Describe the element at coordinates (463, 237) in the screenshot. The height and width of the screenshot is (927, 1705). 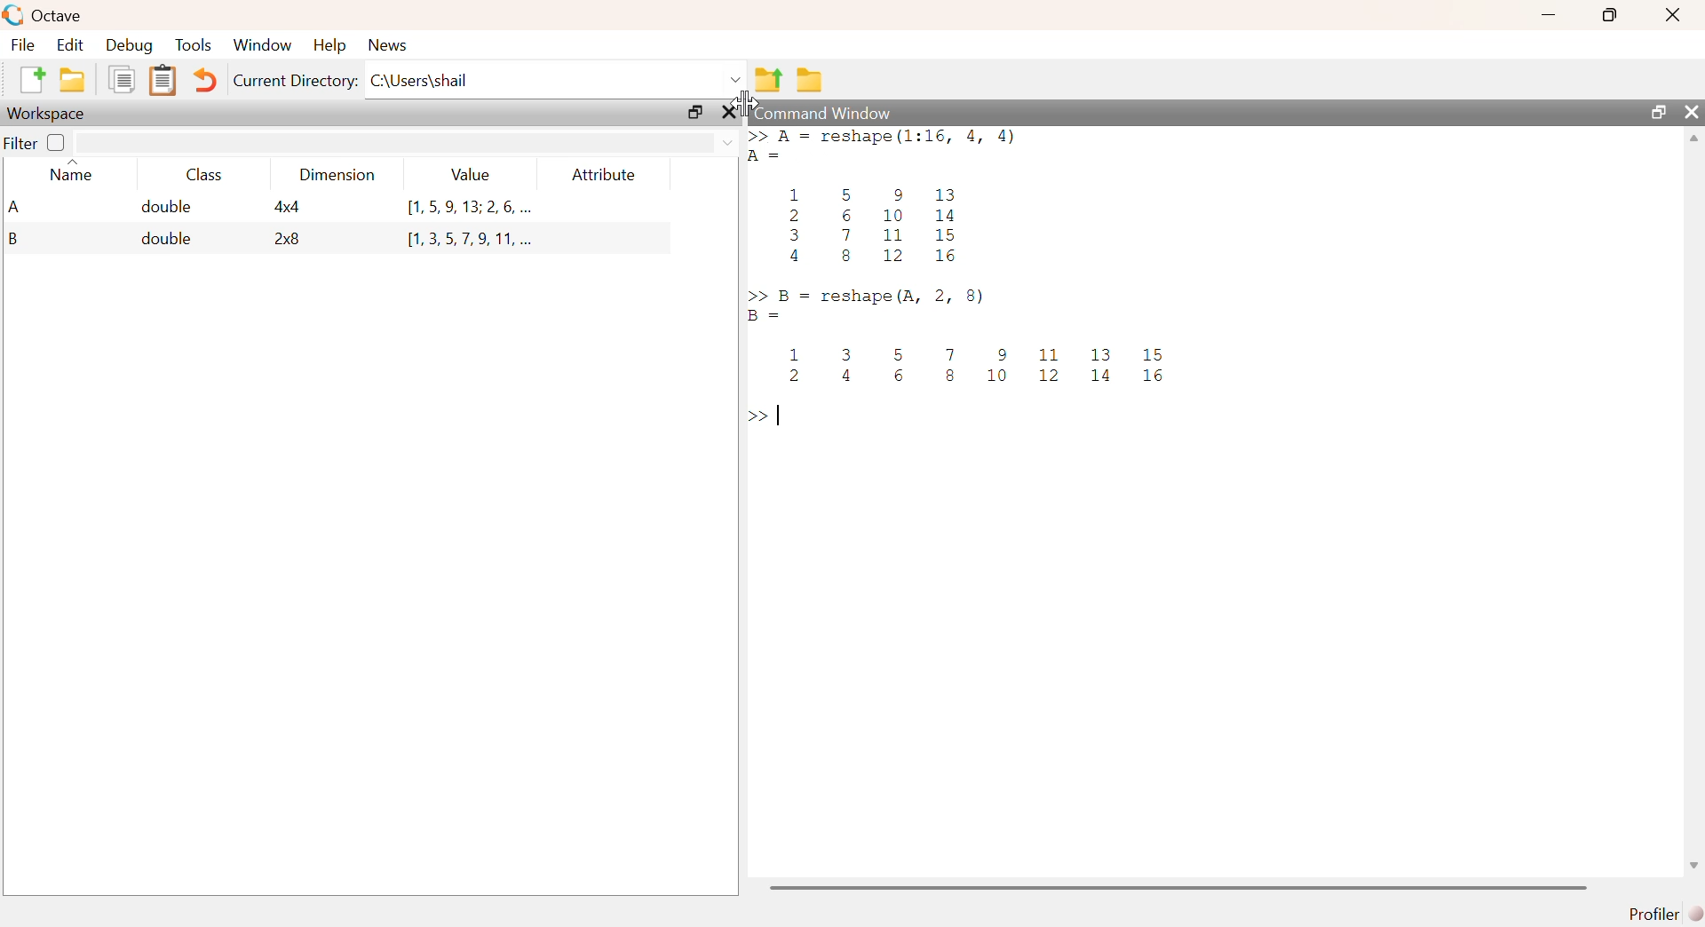
I see `1,3,5,7,9,11,..` at that location.